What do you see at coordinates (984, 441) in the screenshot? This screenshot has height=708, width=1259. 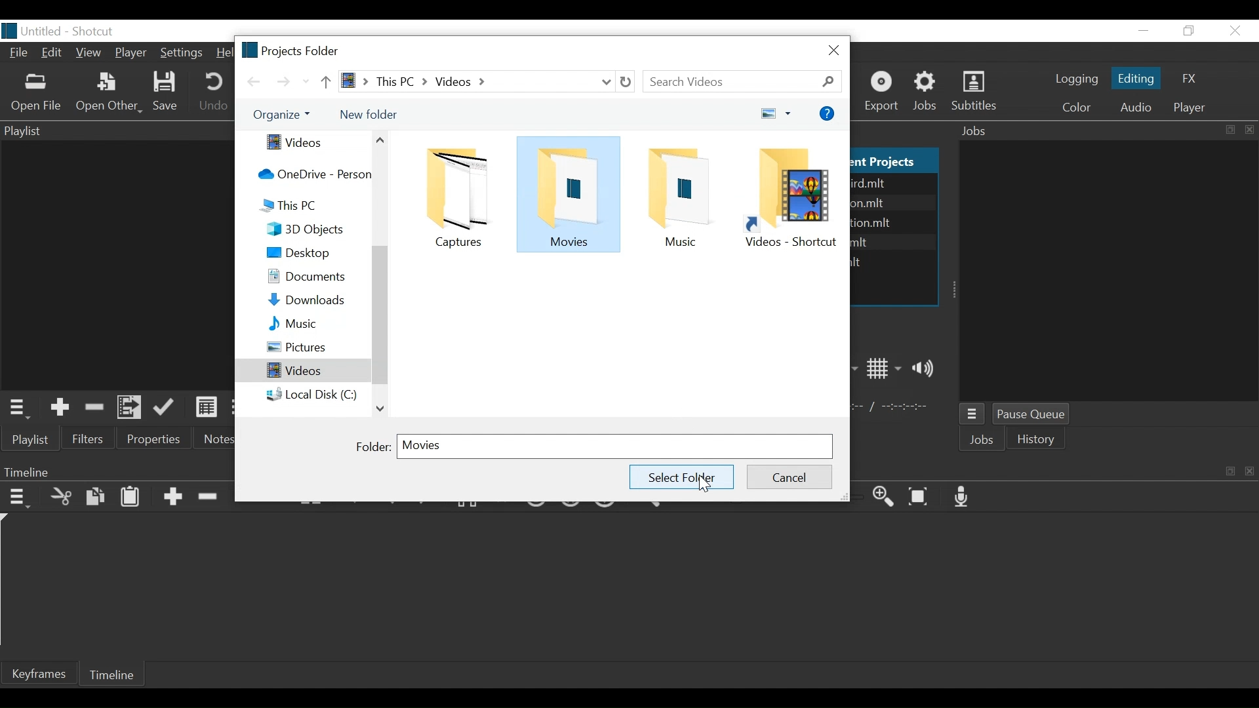 I see `Jobs` at bounding box center [984, 441].